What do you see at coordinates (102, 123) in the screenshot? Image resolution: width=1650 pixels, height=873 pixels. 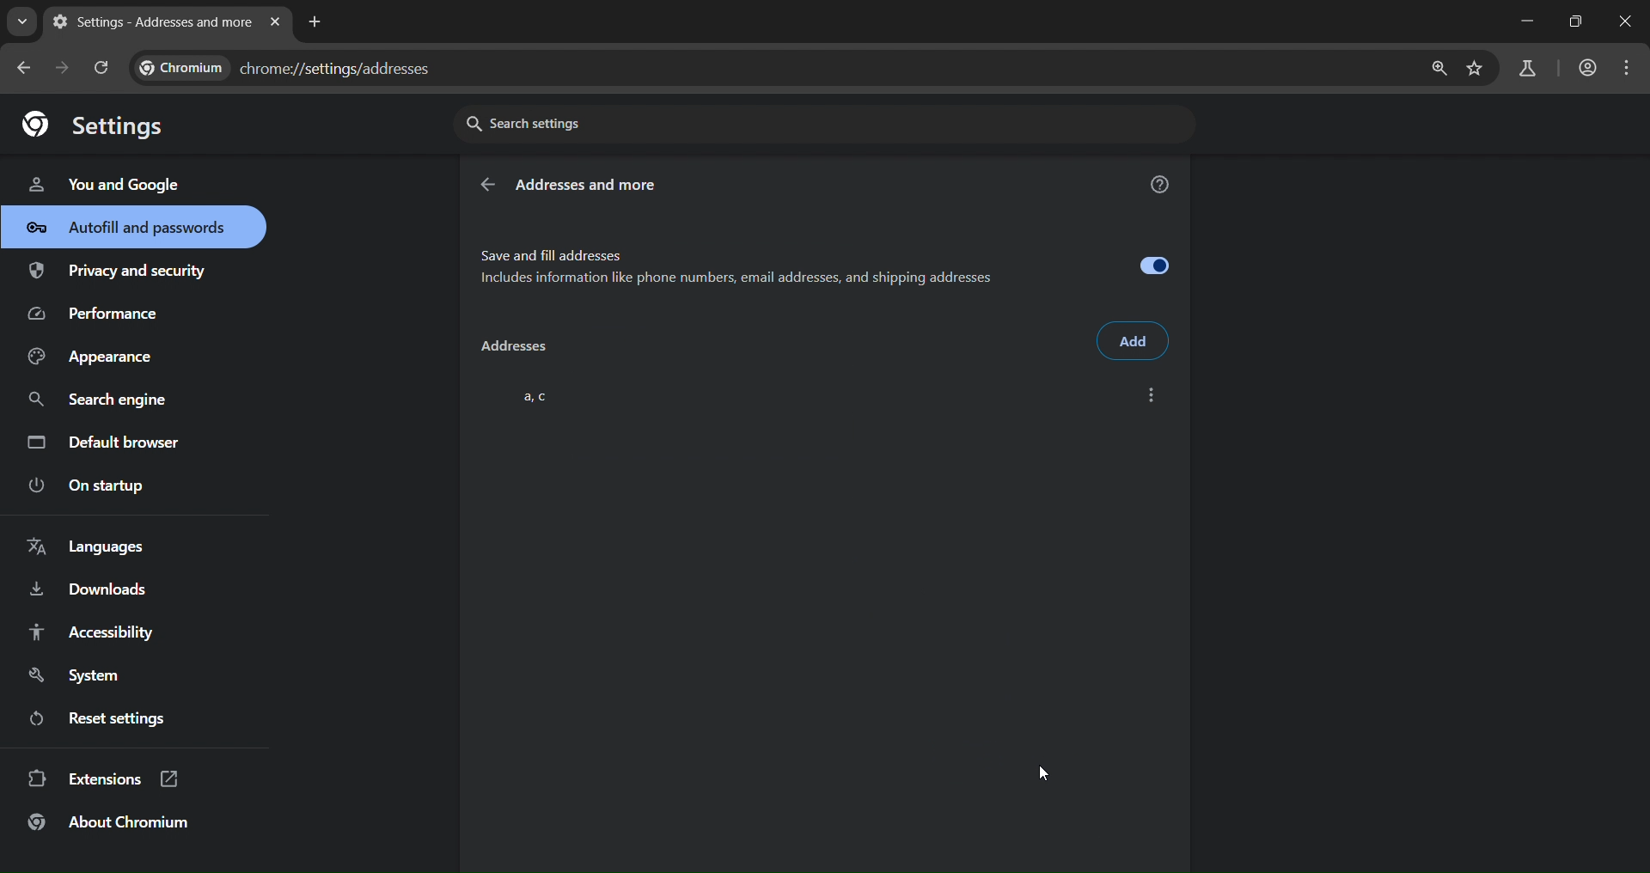 I see `settings` at bounding box center [102, 123].